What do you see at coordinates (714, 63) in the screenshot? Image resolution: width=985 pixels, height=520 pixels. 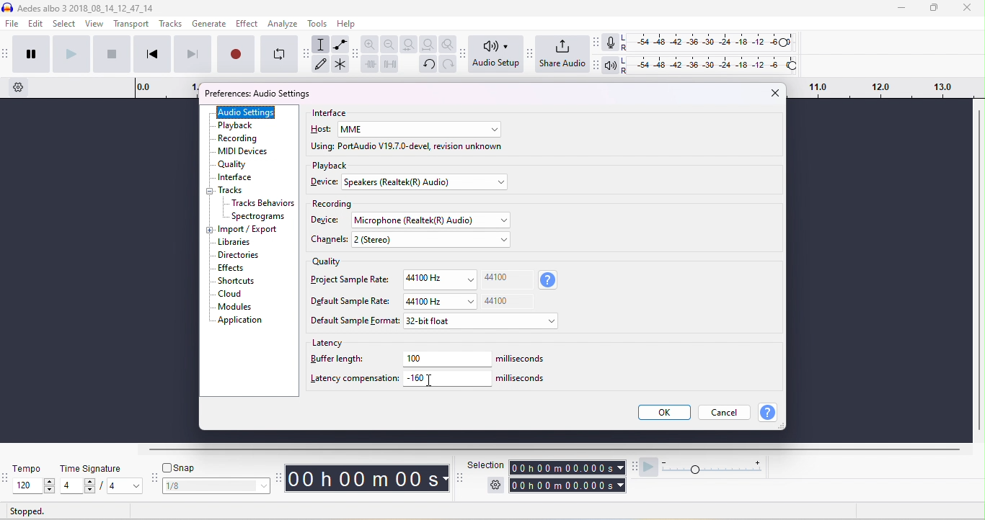 I see `playback level` at bounding box center [714, 63].